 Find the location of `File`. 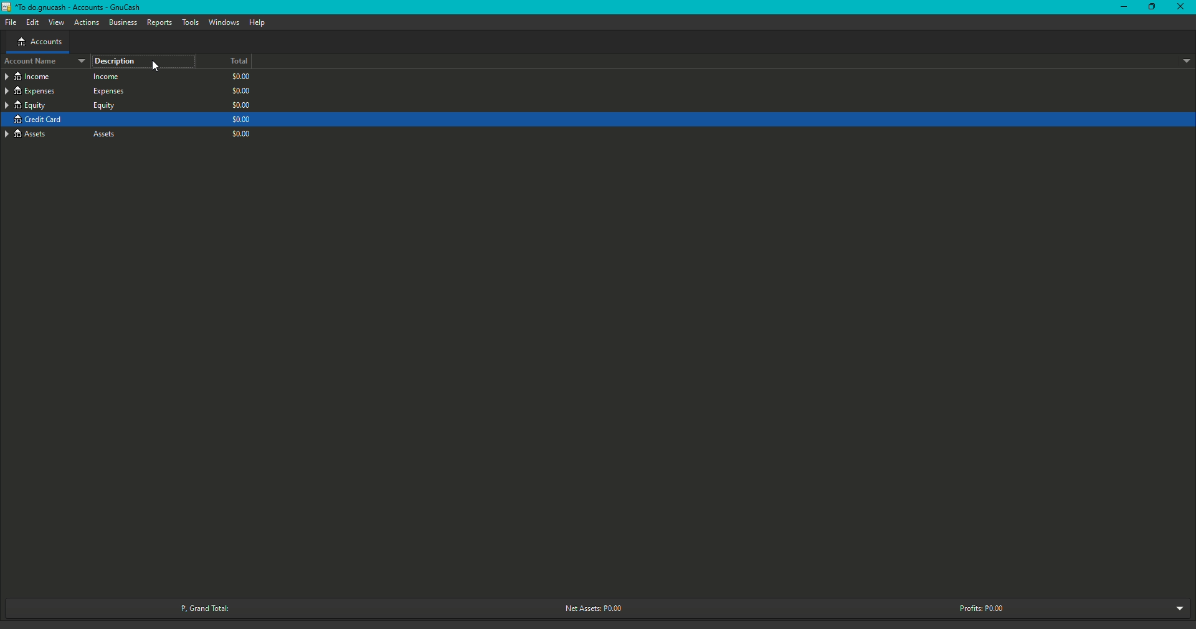

File is located at coordinates (9, 23).